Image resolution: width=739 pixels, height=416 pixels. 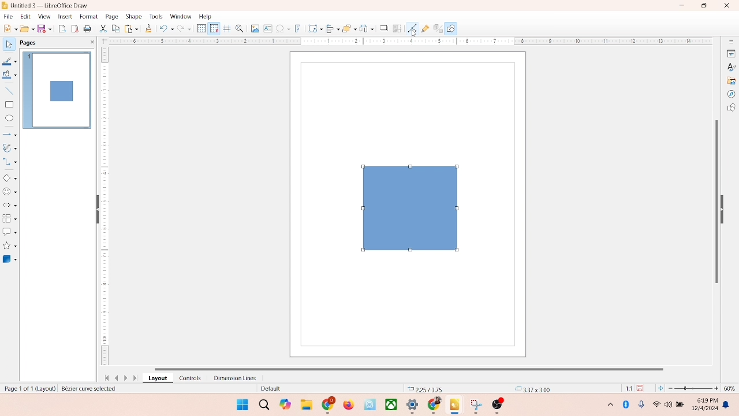 I want to click on select at least three object to distribute, so click(x=364, y=29).